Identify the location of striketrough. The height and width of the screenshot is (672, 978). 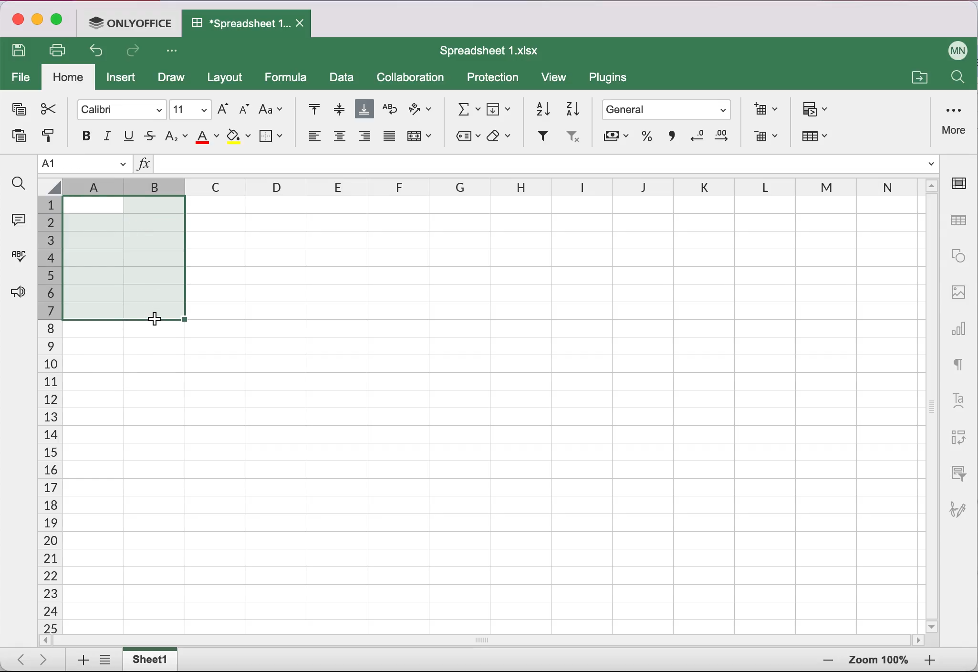
(150, 136).